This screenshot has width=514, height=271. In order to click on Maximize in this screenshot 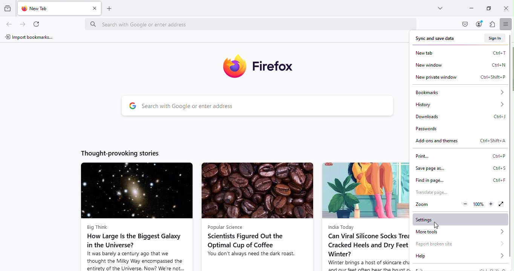, I will do `click(488, 8)`.